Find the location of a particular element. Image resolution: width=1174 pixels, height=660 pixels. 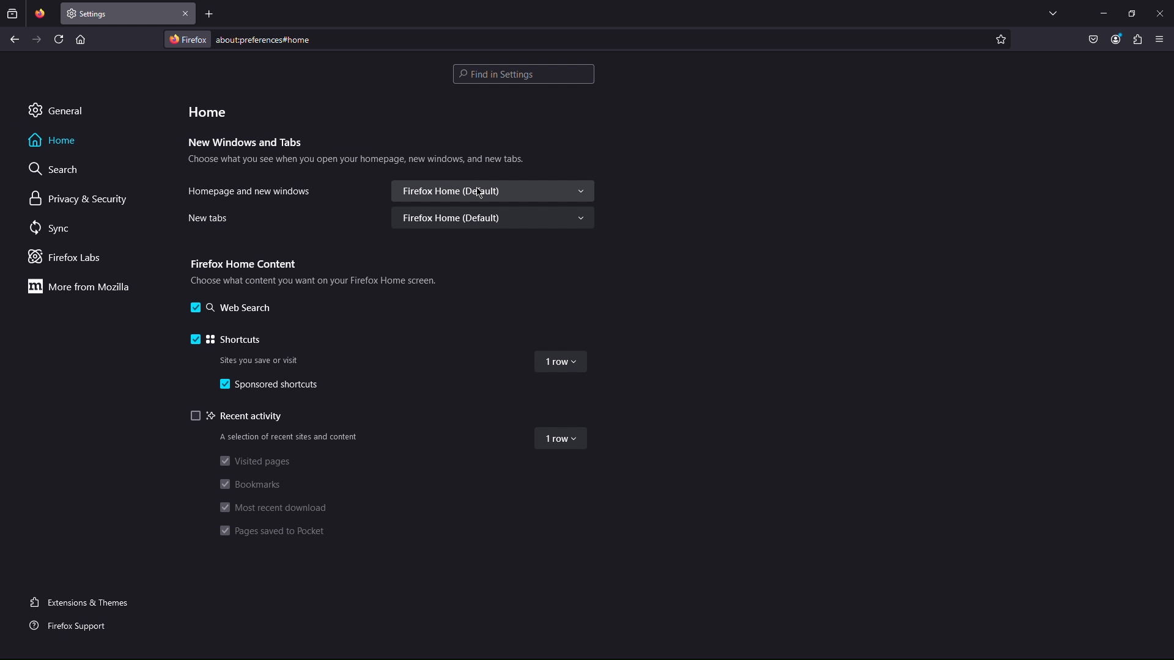

Cursor is located at coordinates (479, 193).